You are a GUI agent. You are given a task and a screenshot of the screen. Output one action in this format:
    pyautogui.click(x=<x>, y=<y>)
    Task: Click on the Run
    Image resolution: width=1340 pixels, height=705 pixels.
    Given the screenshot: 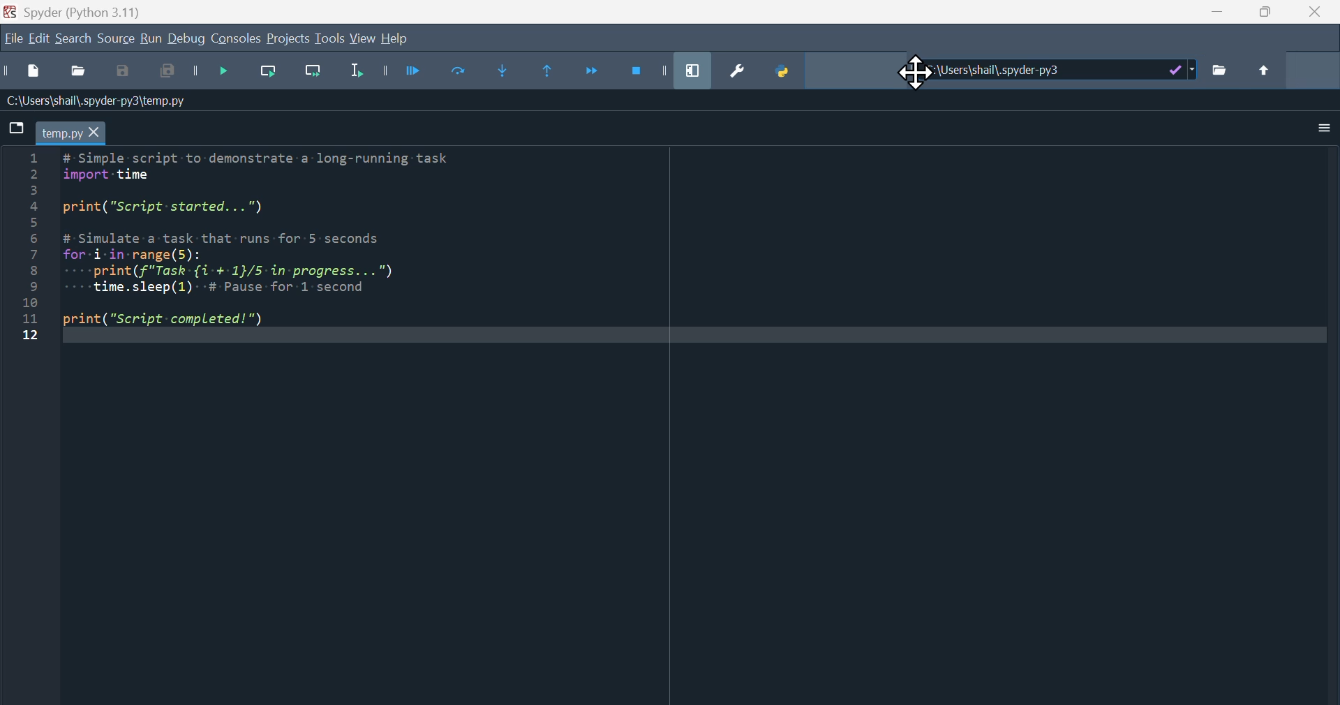 What is the action you would take?
    pyautogui.click(x=150, y=39)
    